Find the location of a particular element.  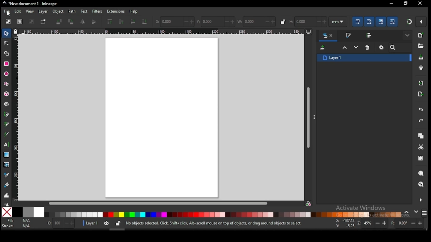

move patterns along with objects is located at coordinates (392, 21).